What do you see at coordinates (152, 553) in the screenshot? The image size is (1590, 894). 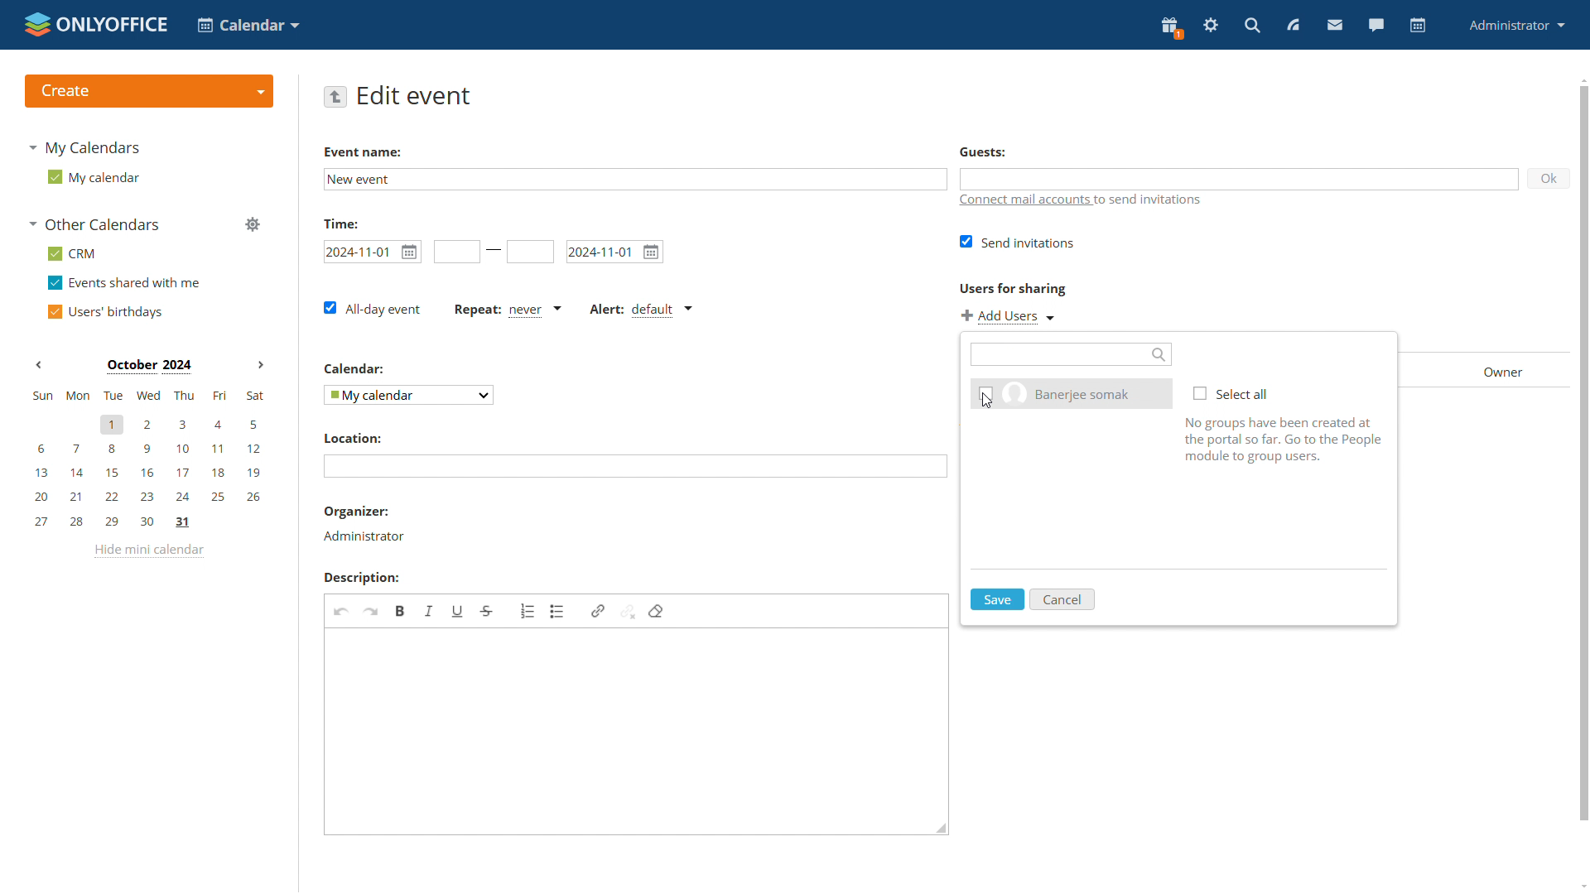 I see `hide mini calendar` at bounding box center [152, 553].